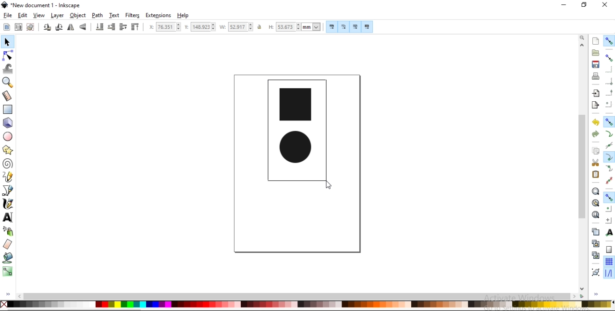 This screenshot has height=311, width=615. I want to click on move gradients along with objects, so click(355, 27).